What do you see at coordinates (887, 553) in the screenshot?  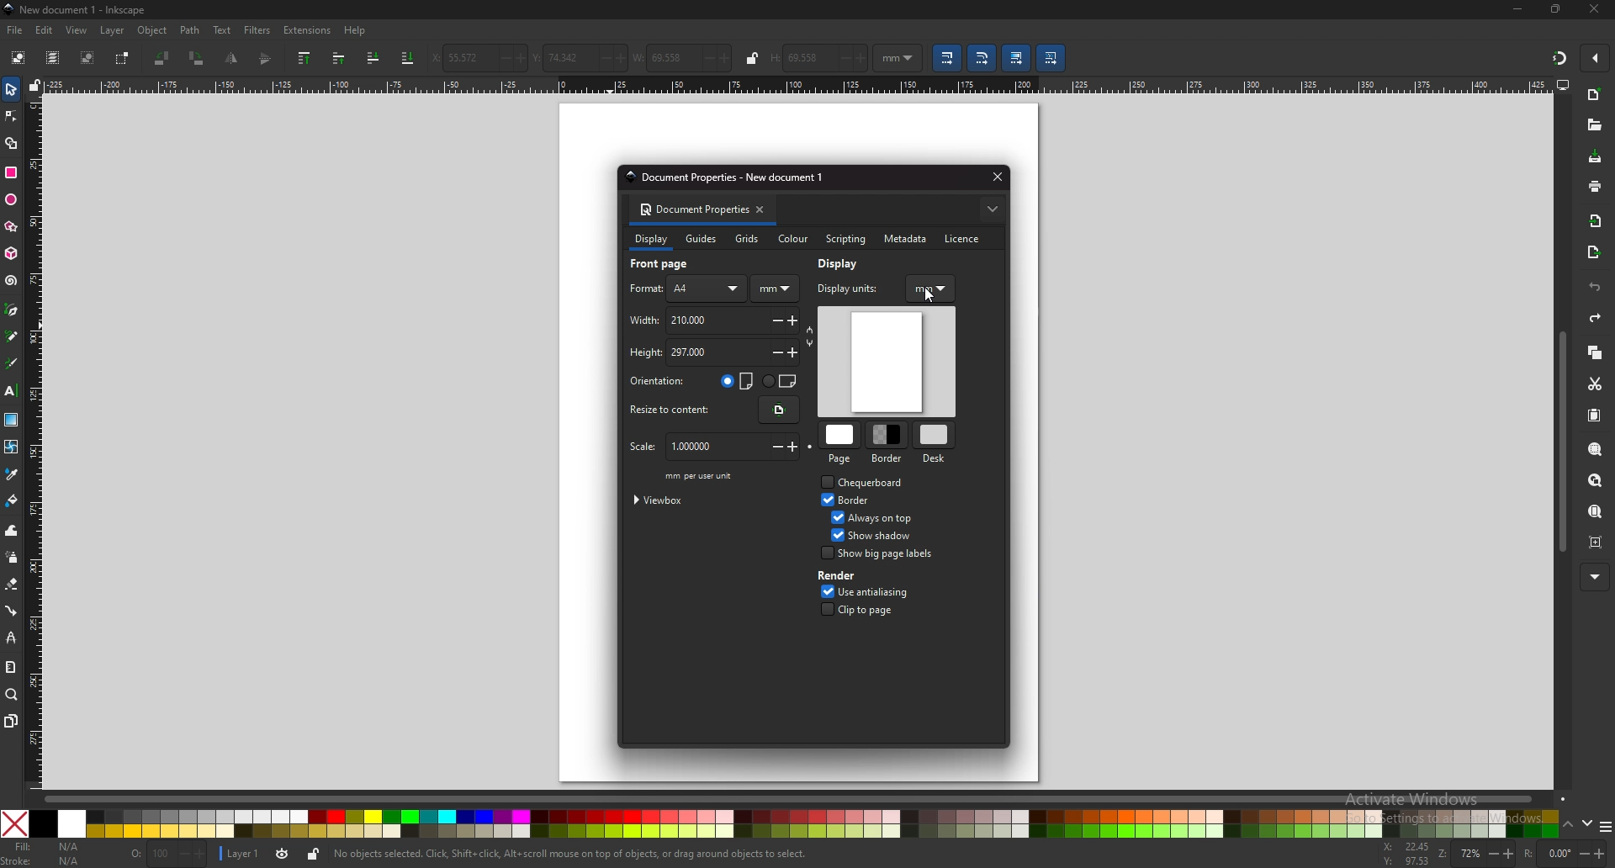 I see `show big page labels` at bounding box center [887, 553].